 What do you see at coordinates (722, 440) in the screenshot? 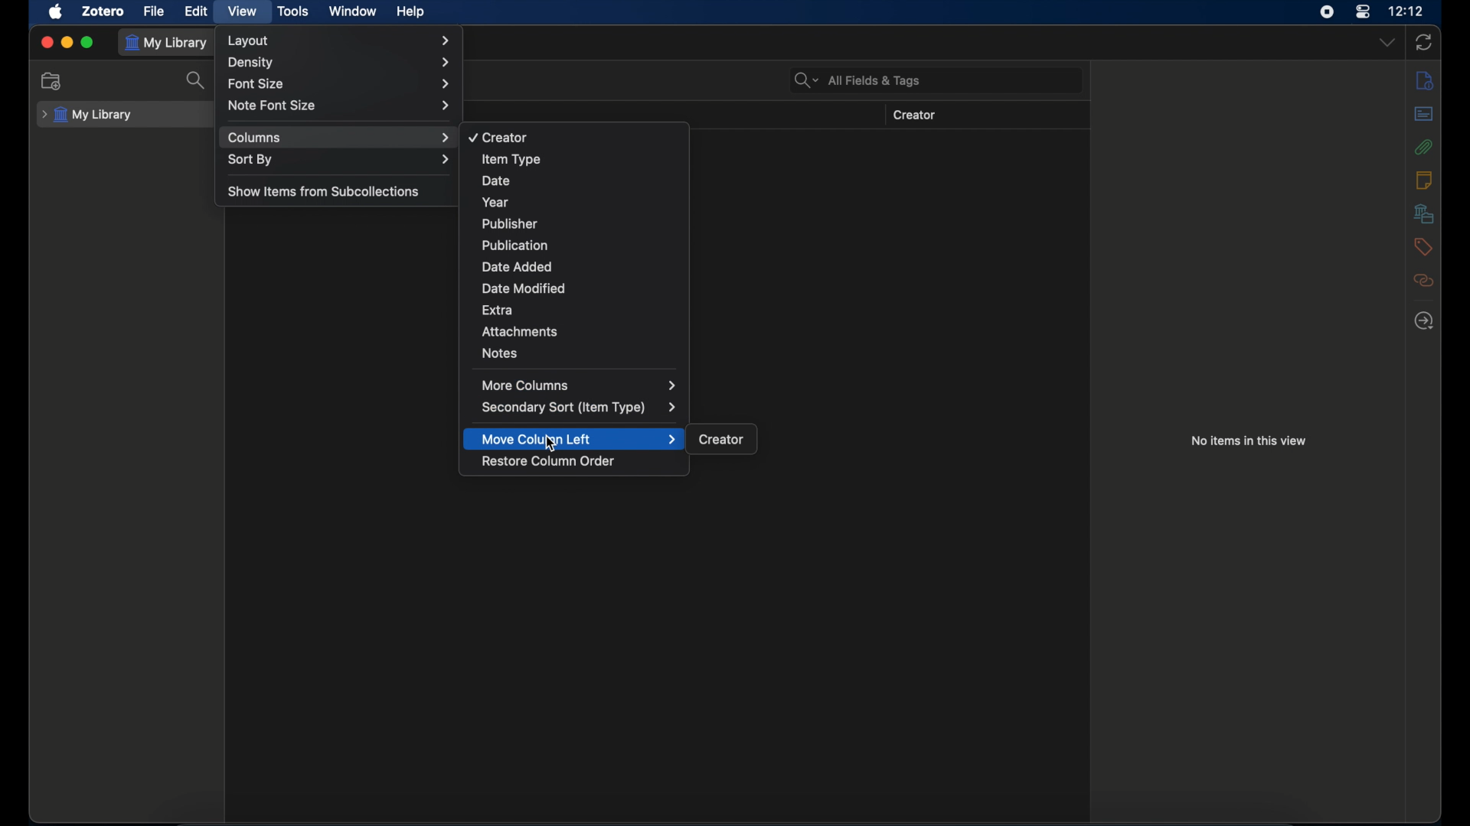
I see `creator` at bounding box center [722, 440].